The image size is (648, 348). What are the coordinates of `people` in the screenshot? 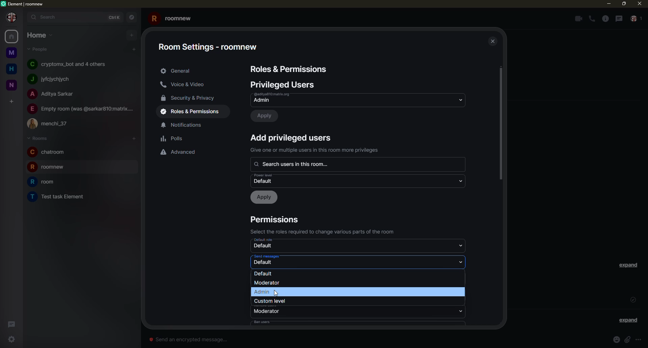 It's located at (70, 64).